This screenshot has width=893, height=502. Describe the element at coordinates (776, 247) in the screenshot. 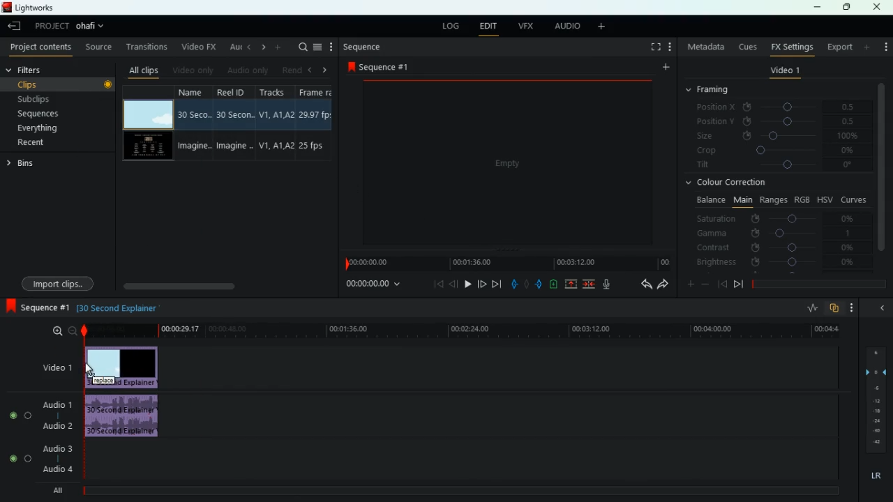

I see `contrast` at that location.